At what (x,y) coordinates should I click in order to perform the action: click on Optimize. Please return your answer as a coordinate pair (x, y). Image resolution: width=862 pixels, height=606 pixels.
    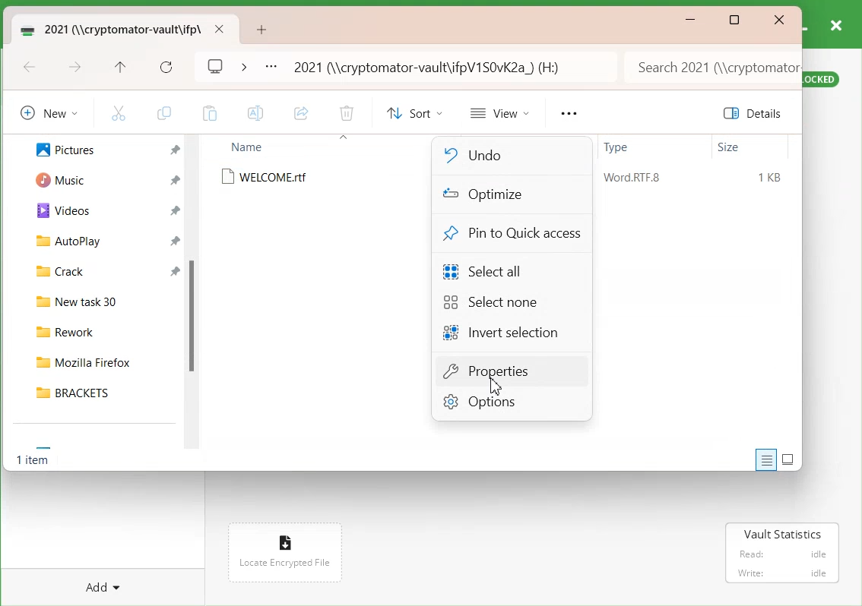
    Looking at the image, I should click on (502, 195).